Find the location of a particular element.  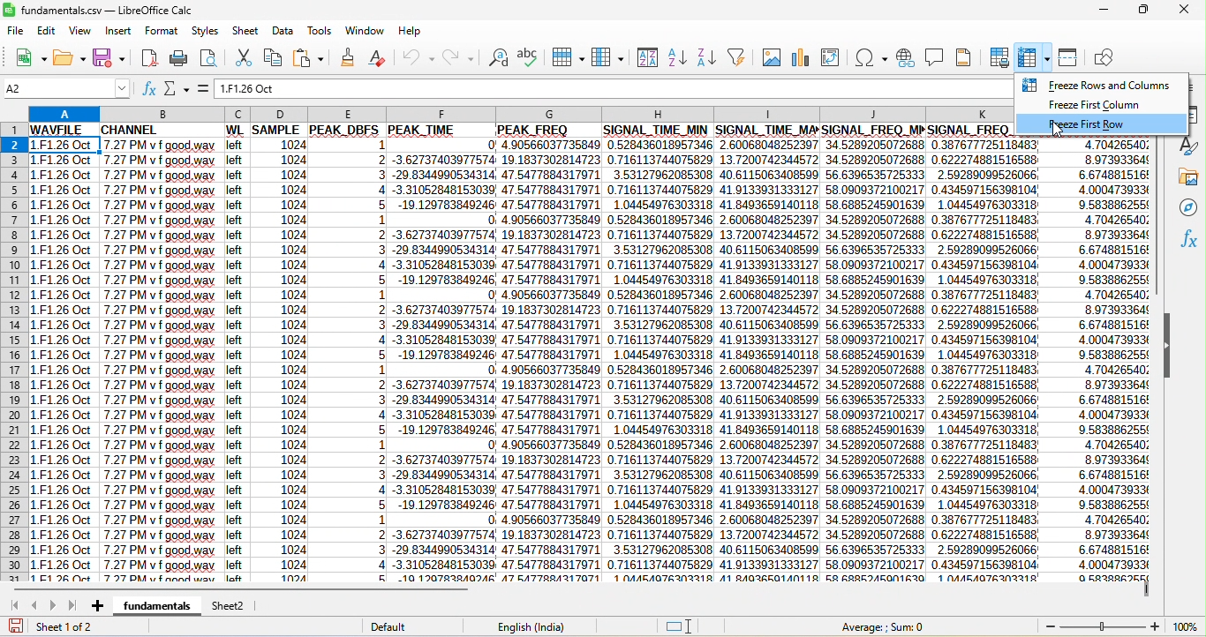

mimimize is located at coordinates (1104, 11).